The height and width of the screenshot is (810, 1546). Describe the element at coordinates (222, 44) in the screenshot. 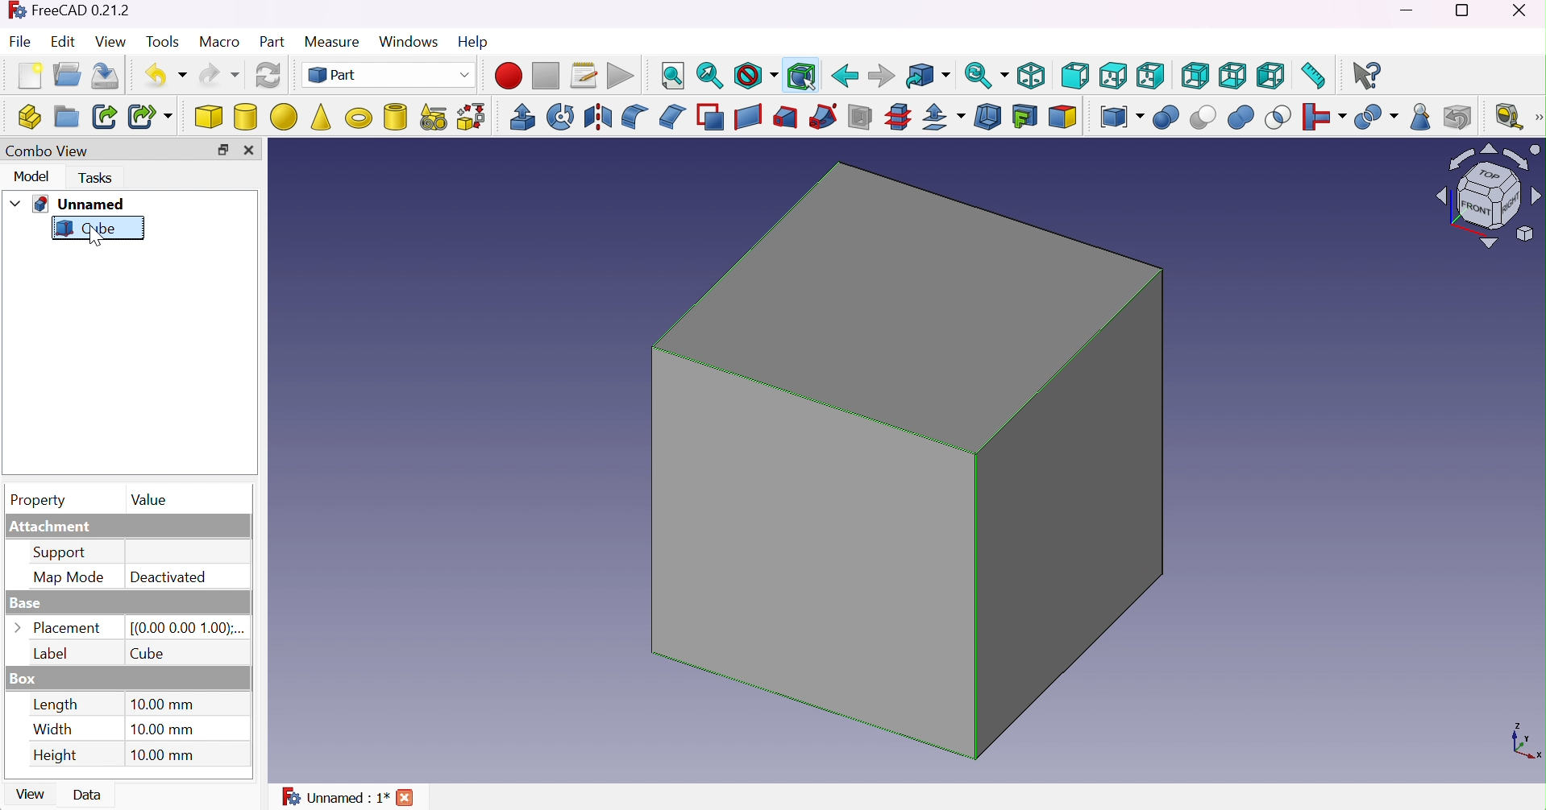

I see `Macro` at that location.